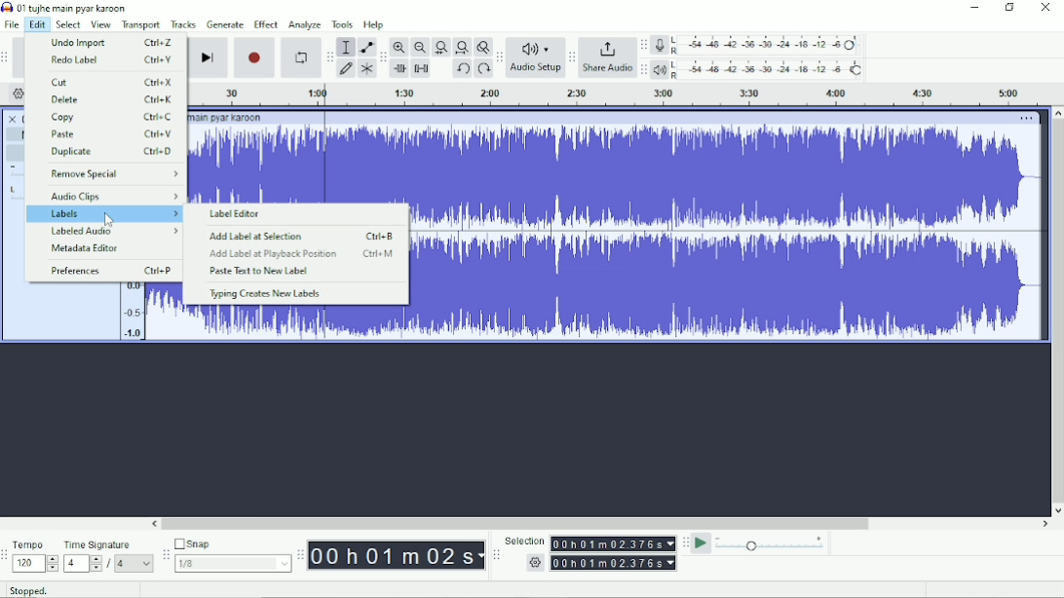 This screenshot has width=1064, height=598. I want to click on Envelope tool, so click(365, 47).